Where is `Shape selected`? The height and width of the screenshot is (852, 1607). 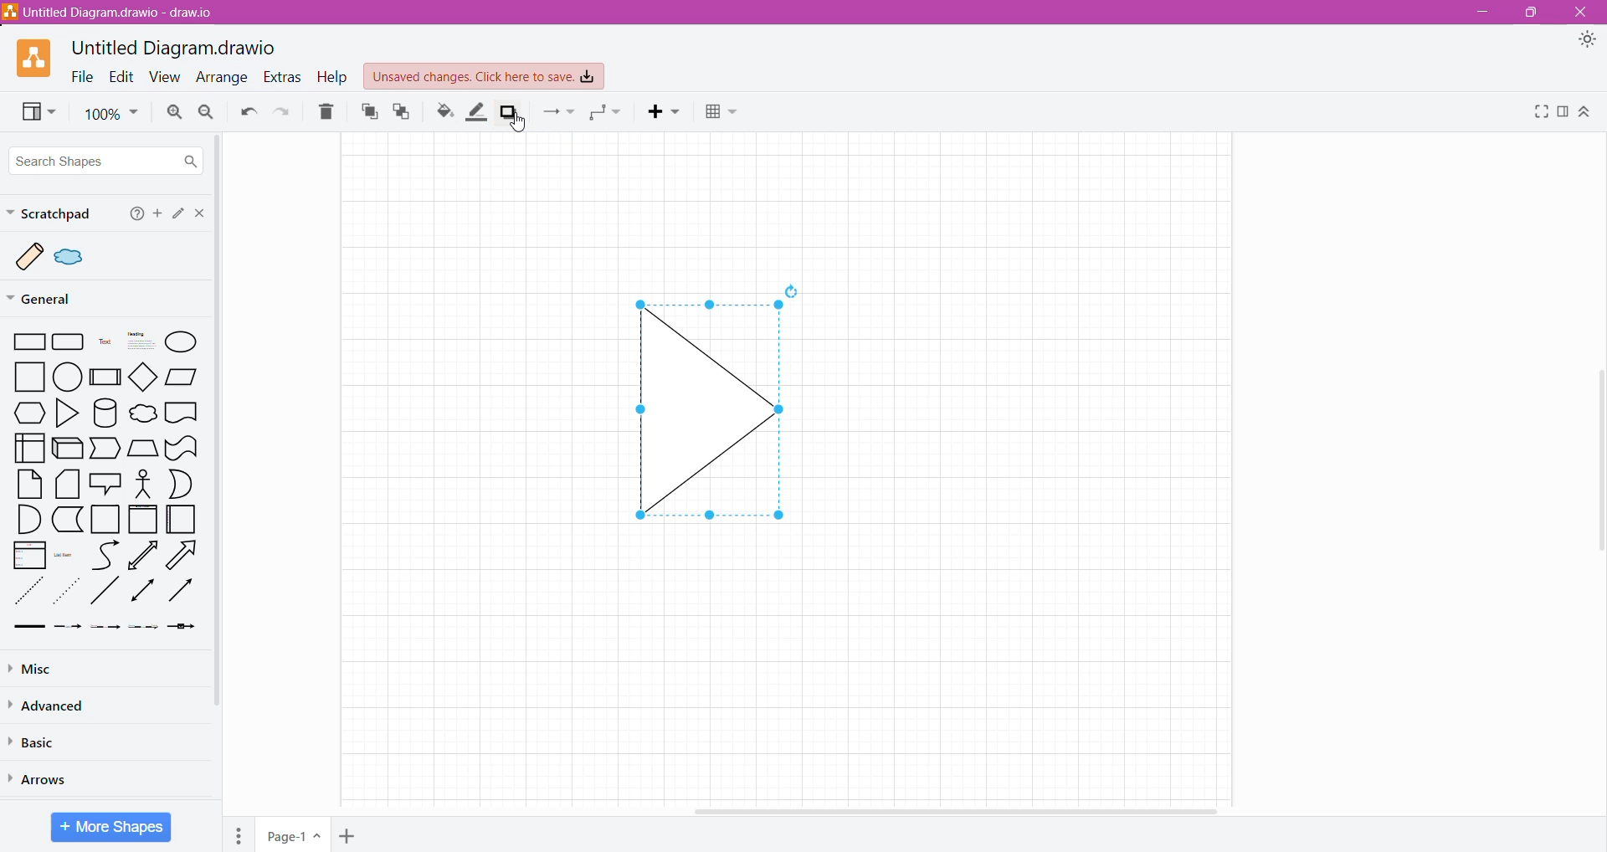 Shape selected is located at coordinates (703, 413).